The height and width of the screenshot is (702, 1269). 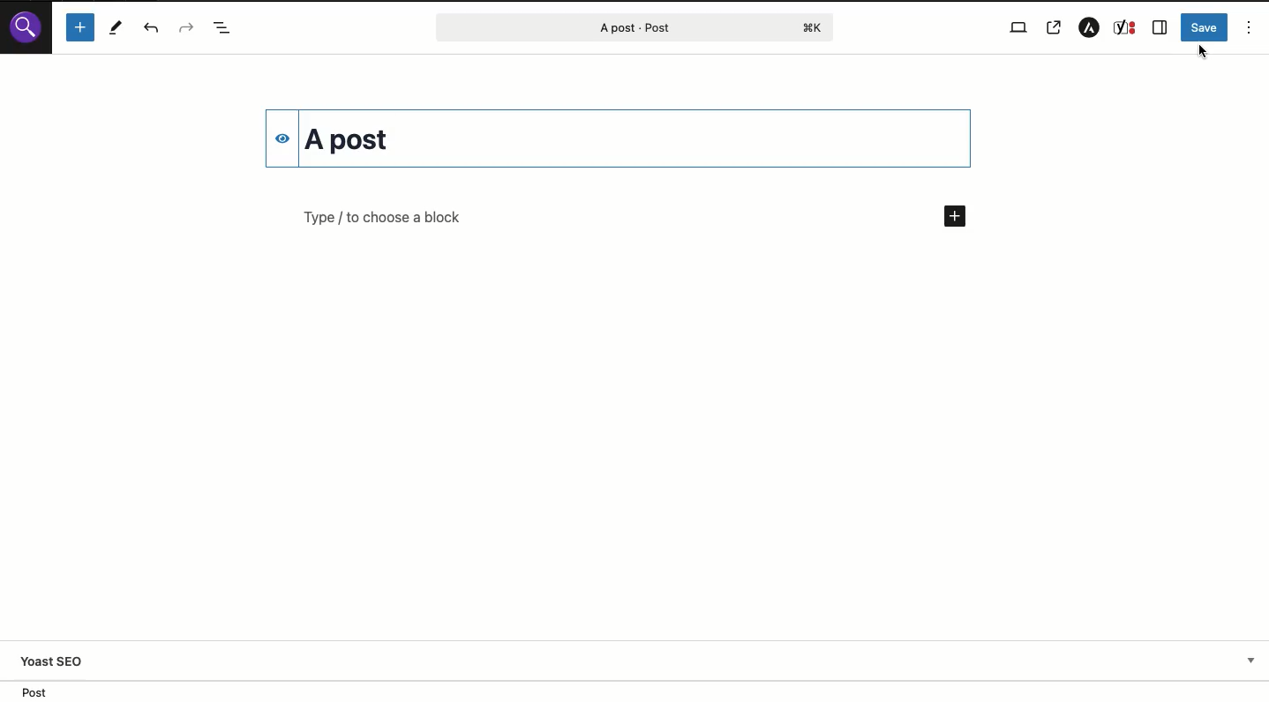 What do you see at coordinates (1250, 26) in the screenshot?
I see `Options` at bounding box center [1250, 26].